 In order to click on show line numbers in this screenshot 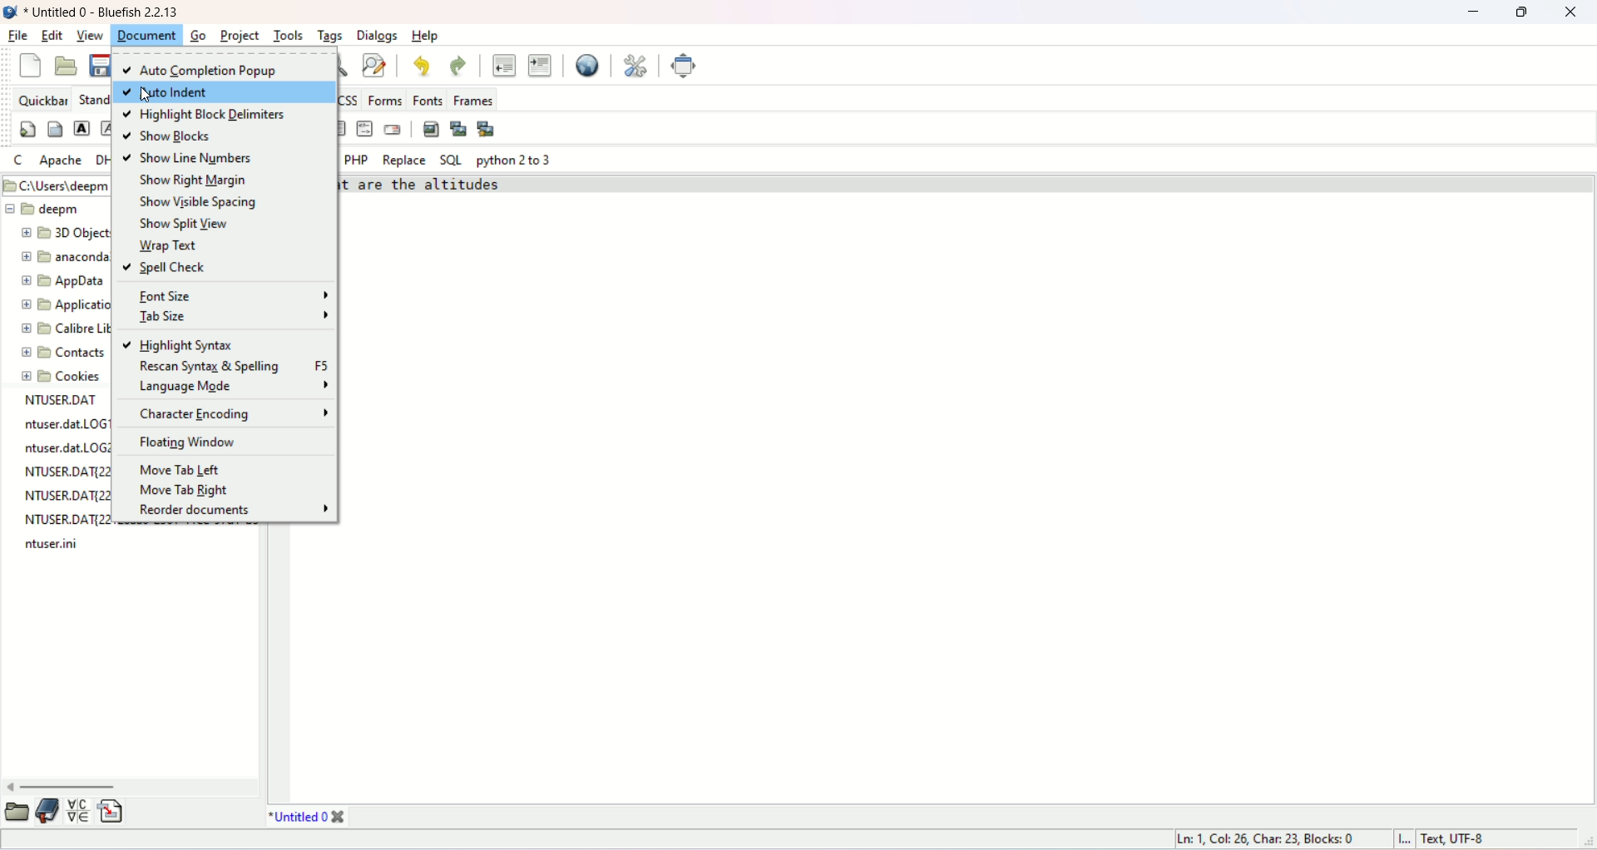, I will do `click(188, 159)`.